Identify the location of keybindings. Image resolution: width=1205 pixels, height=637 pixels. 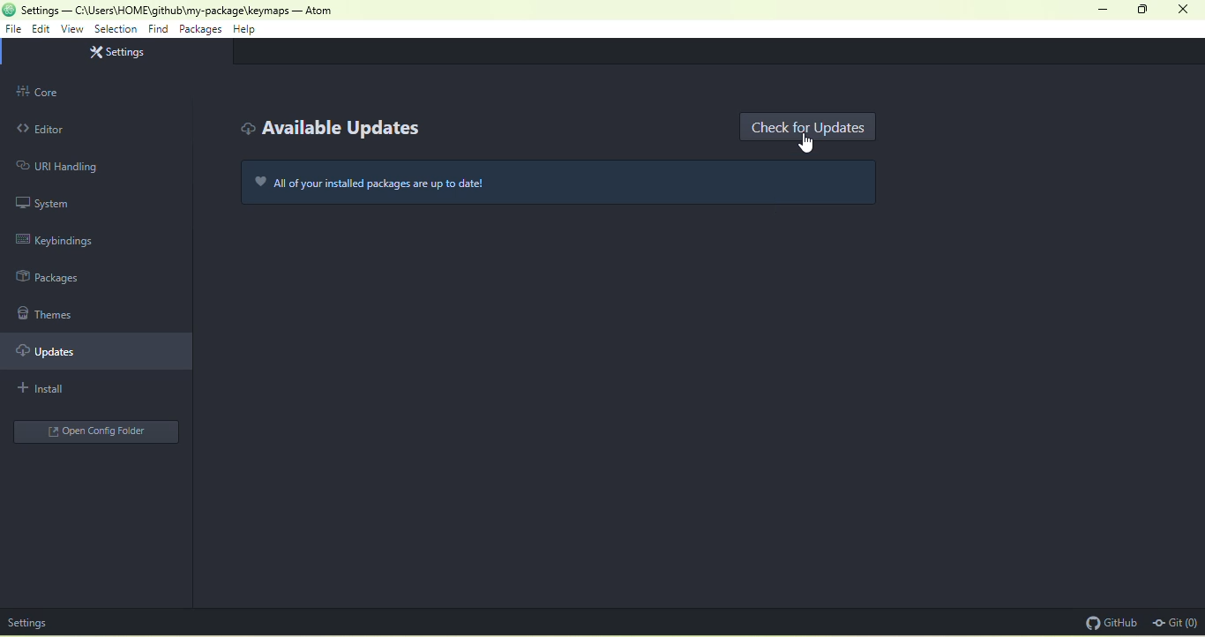
(62, 239).